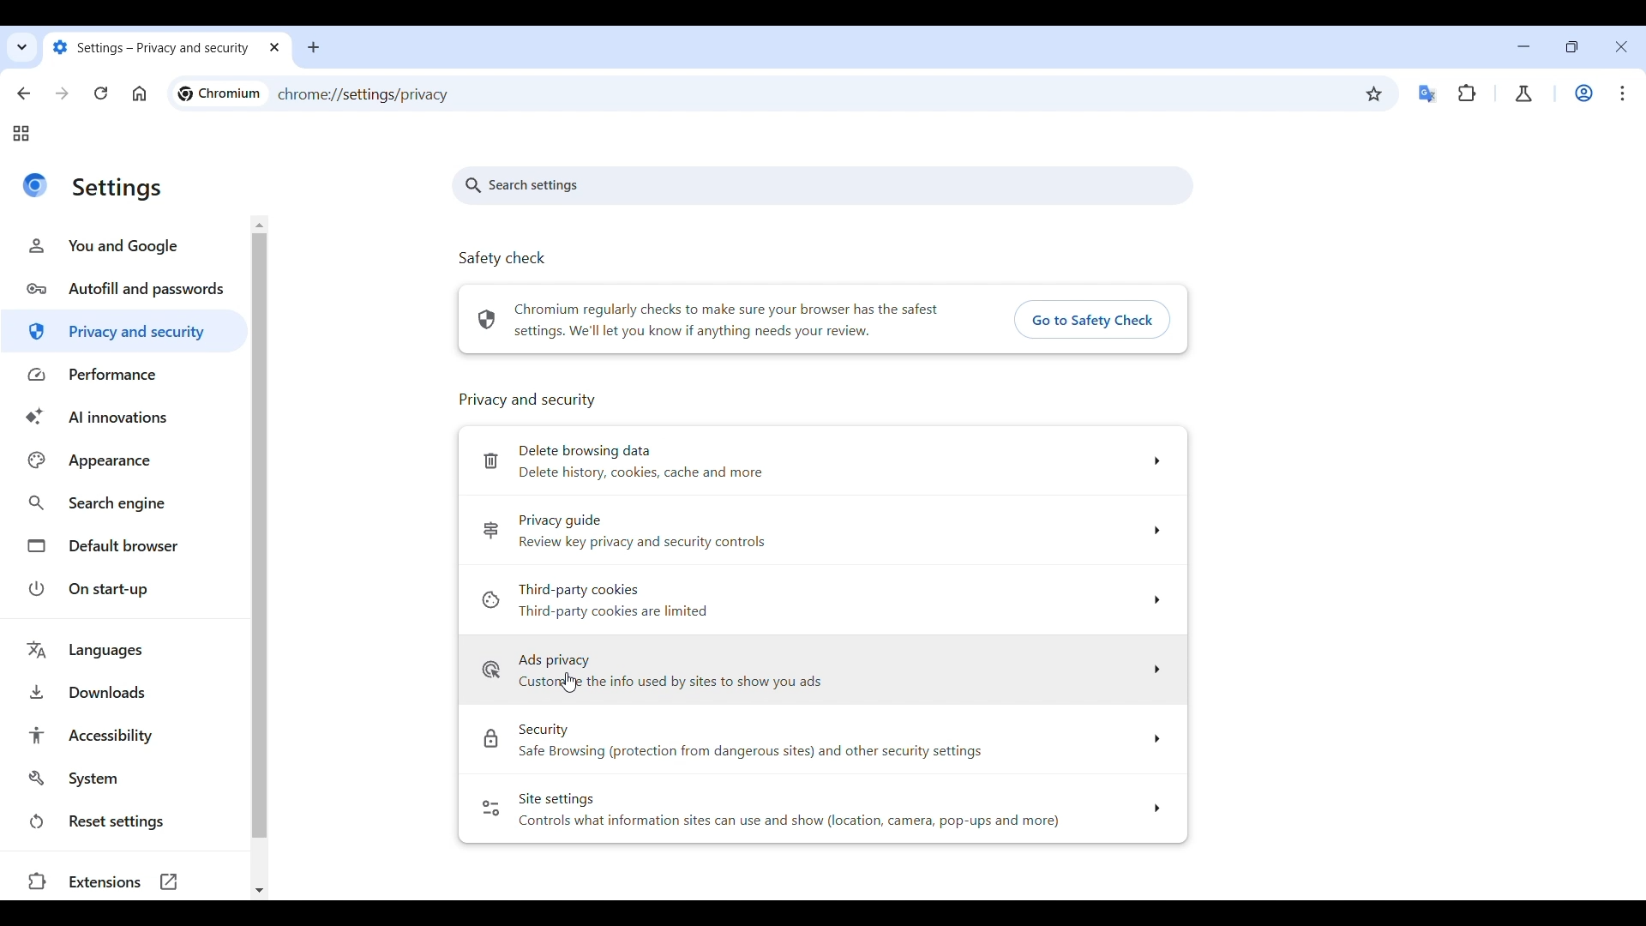  Describe the element at coordinates (123, 504) in the screenshot. I see `Search engine` at that location.